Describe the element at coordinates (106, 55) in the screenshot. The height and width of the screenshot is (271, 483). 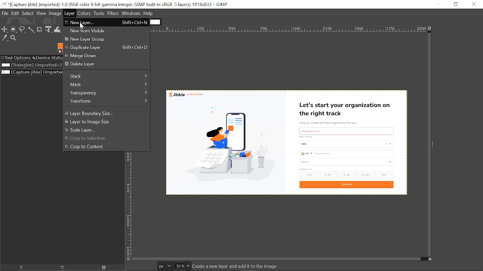
I see `Merge down` at that location.